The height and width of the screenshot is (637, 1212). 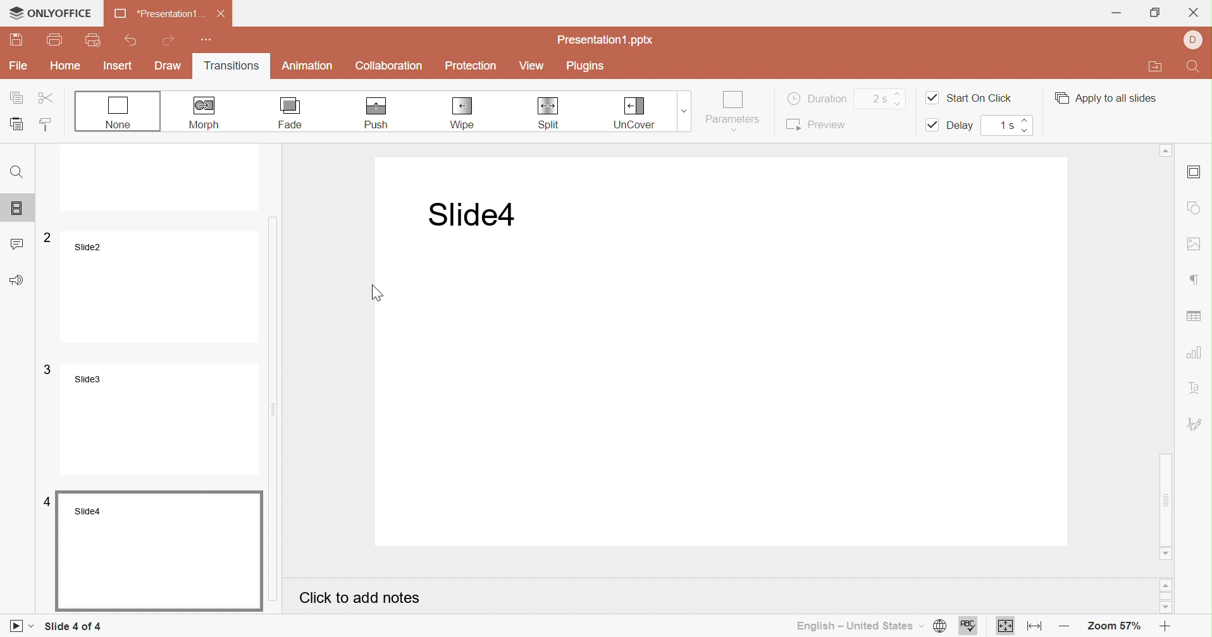 What do you see at coordinates (606, 42) in the screenshot?
I see `Presentation1.pptx` at bounding box center [606, 42].